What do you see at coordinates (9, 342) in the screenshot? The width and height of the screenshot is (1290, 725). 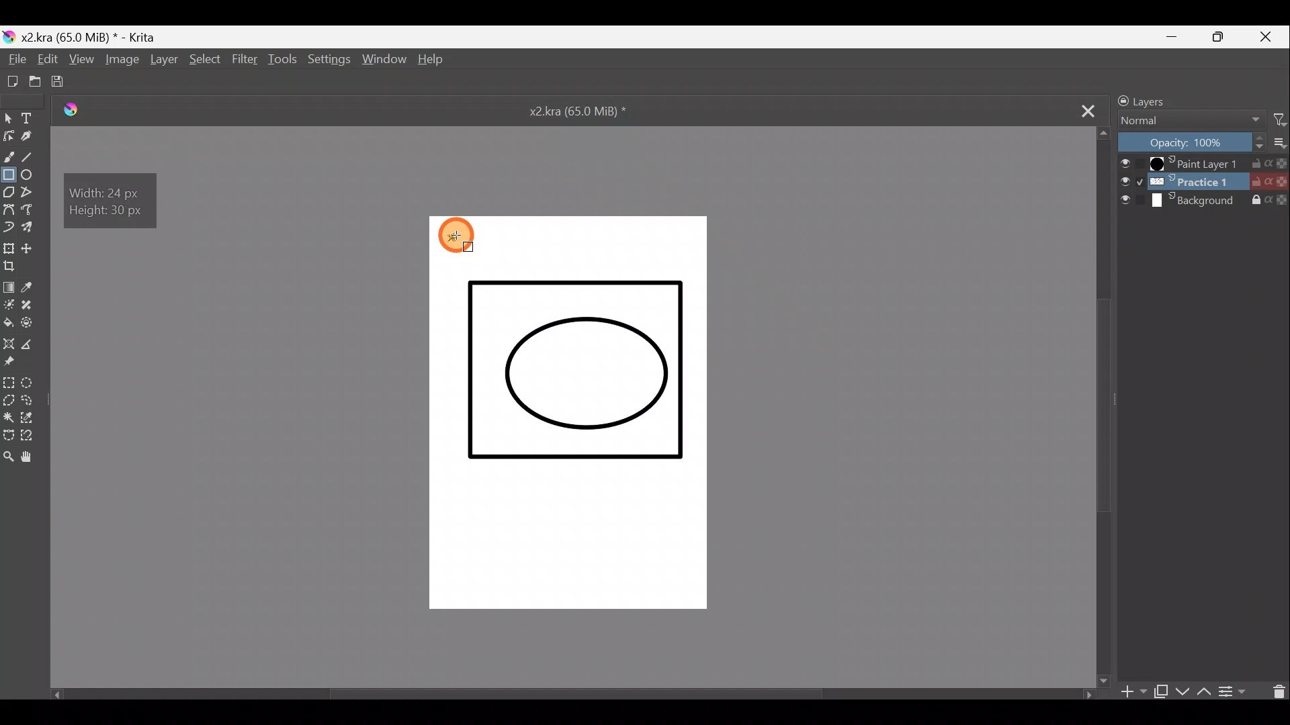 I see `Assistant tool` at bounding box center [9, 342].